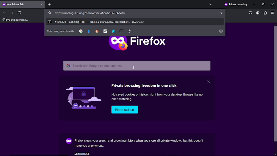 The width and height of the screenshot is (277, 156). Describe the element at coordinates (90, 146) in the screenshot. I see `make you anonymous.` at that location.